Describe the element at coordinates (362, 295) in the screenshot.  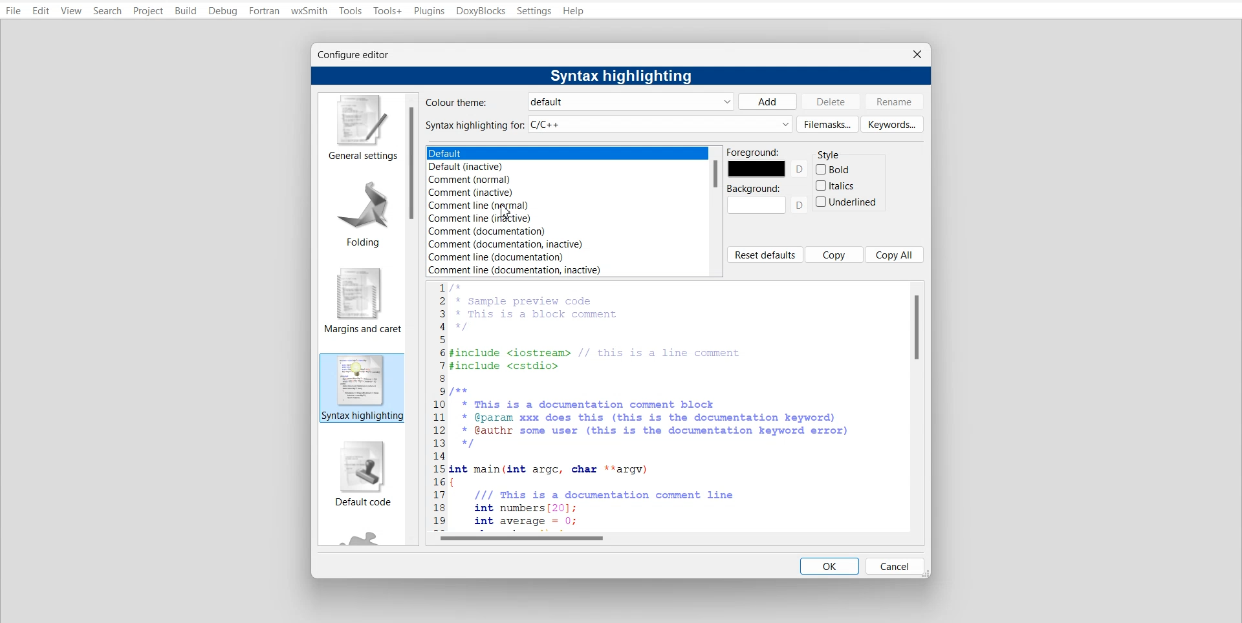
I see `Margin and caret` at that location.